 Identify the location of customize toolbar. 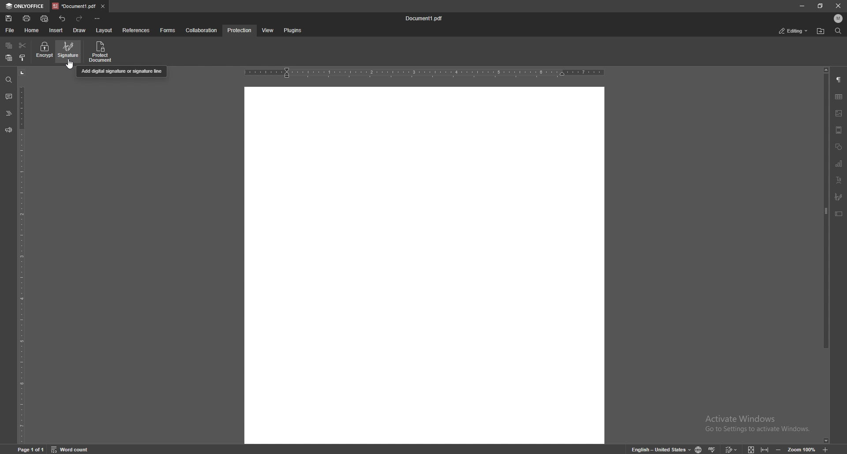
(97, 18).